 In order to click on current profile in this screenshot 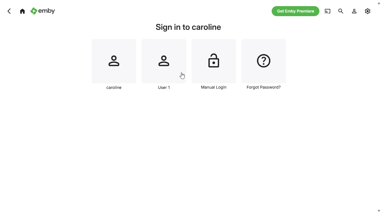, I will do `click(114, 65)`.